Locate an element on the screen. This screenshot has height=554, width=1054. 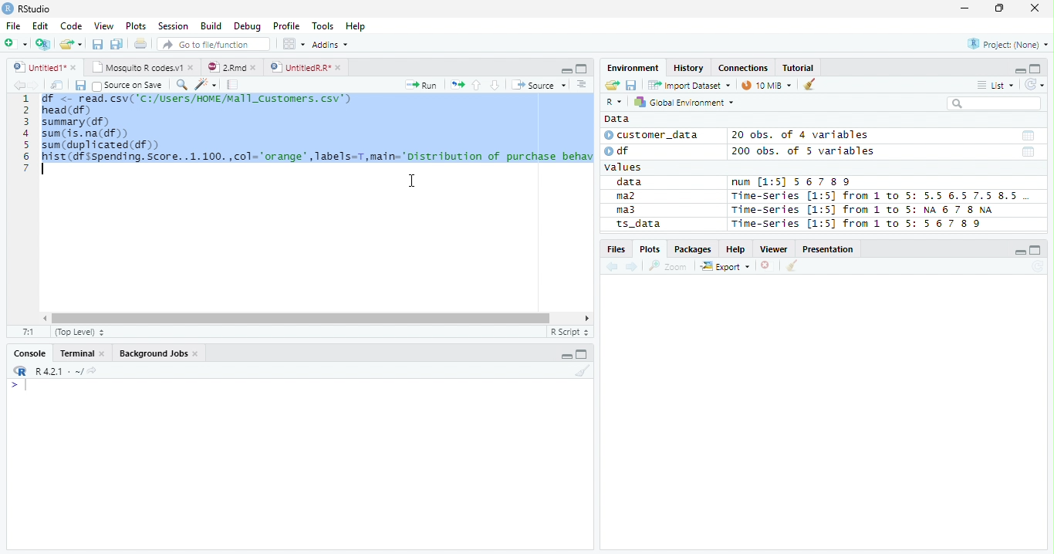
Addins is located at coordinates (332, 44).